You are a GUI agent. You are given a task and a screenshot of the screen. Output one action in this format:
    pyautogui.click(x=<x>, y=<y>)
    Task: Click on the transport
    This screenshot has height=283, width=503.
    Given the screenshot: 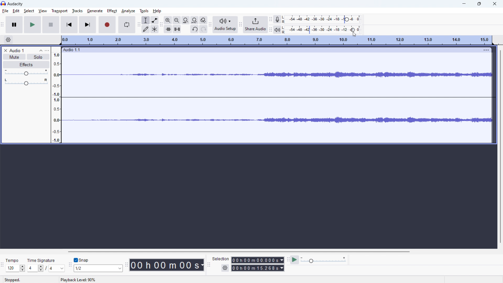 What is the action you would take?
    pyautogui.click(x=60, y=11)
    